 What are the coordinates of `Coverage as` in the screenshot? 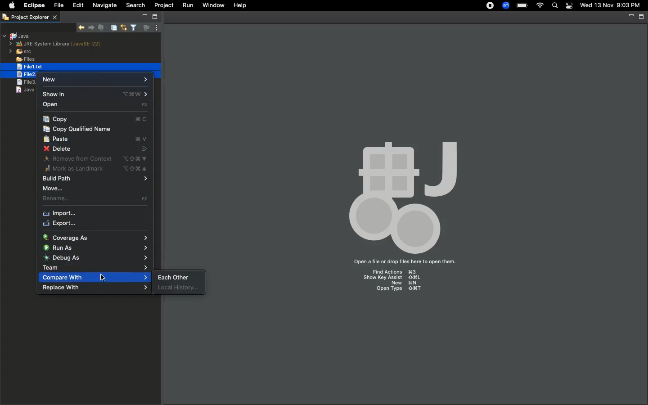 It's located at (95, 238).